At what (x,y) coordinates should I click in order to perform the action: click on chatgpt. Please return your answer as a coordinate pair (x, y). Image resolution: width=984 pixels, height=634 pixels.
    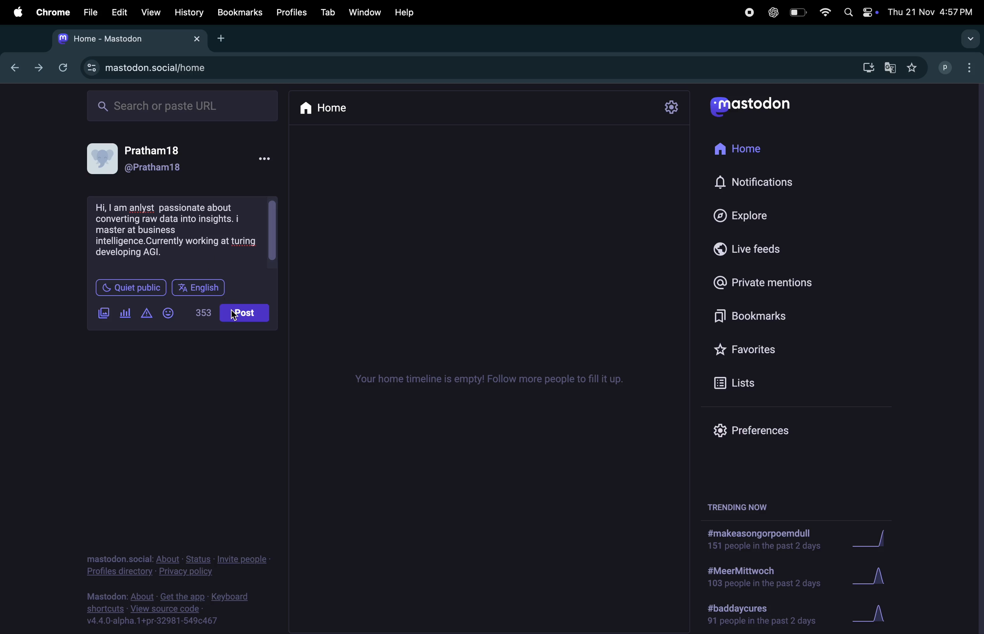
    Looking at the image, I should click on (771, 12).